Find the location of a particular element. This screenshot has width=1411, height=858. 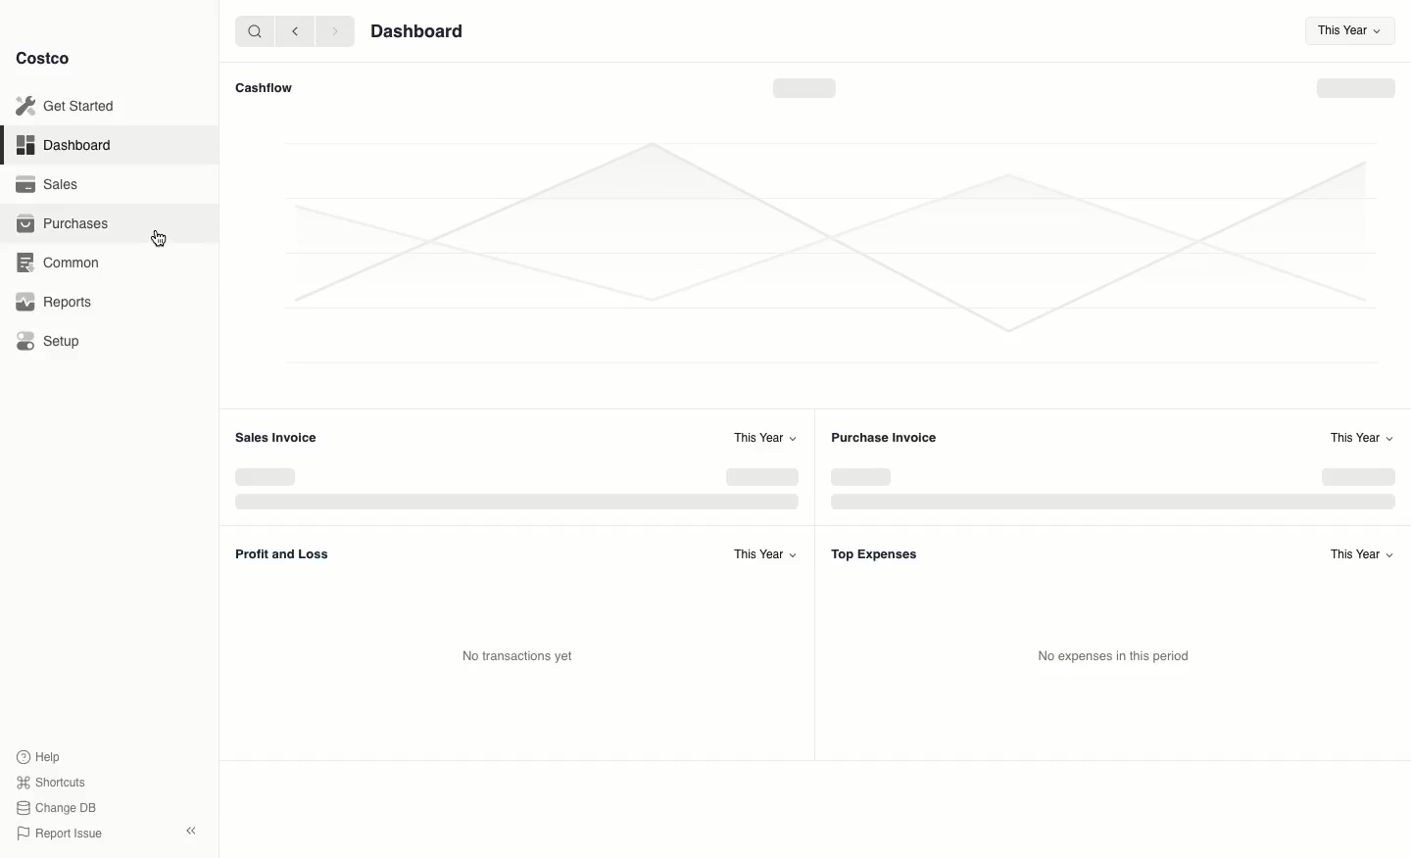

Purchase Invoice is located at coordinates (887, 437).